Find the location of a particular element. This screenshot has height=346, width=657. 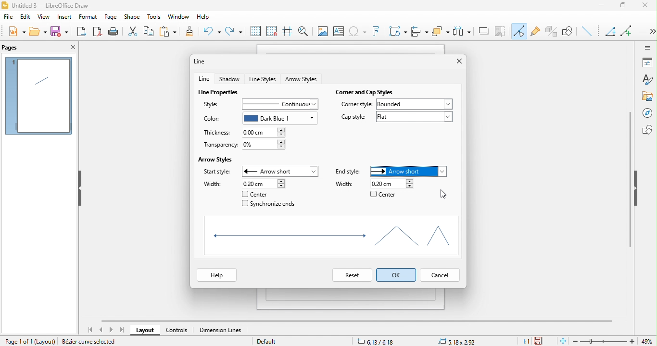

thickness is located at coordinates (219, 132).